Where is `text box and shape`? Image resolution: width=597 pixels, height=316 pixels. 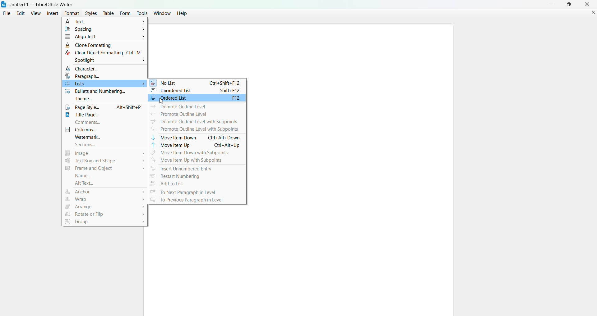
text box and shape is located at coordinates (103, 161).